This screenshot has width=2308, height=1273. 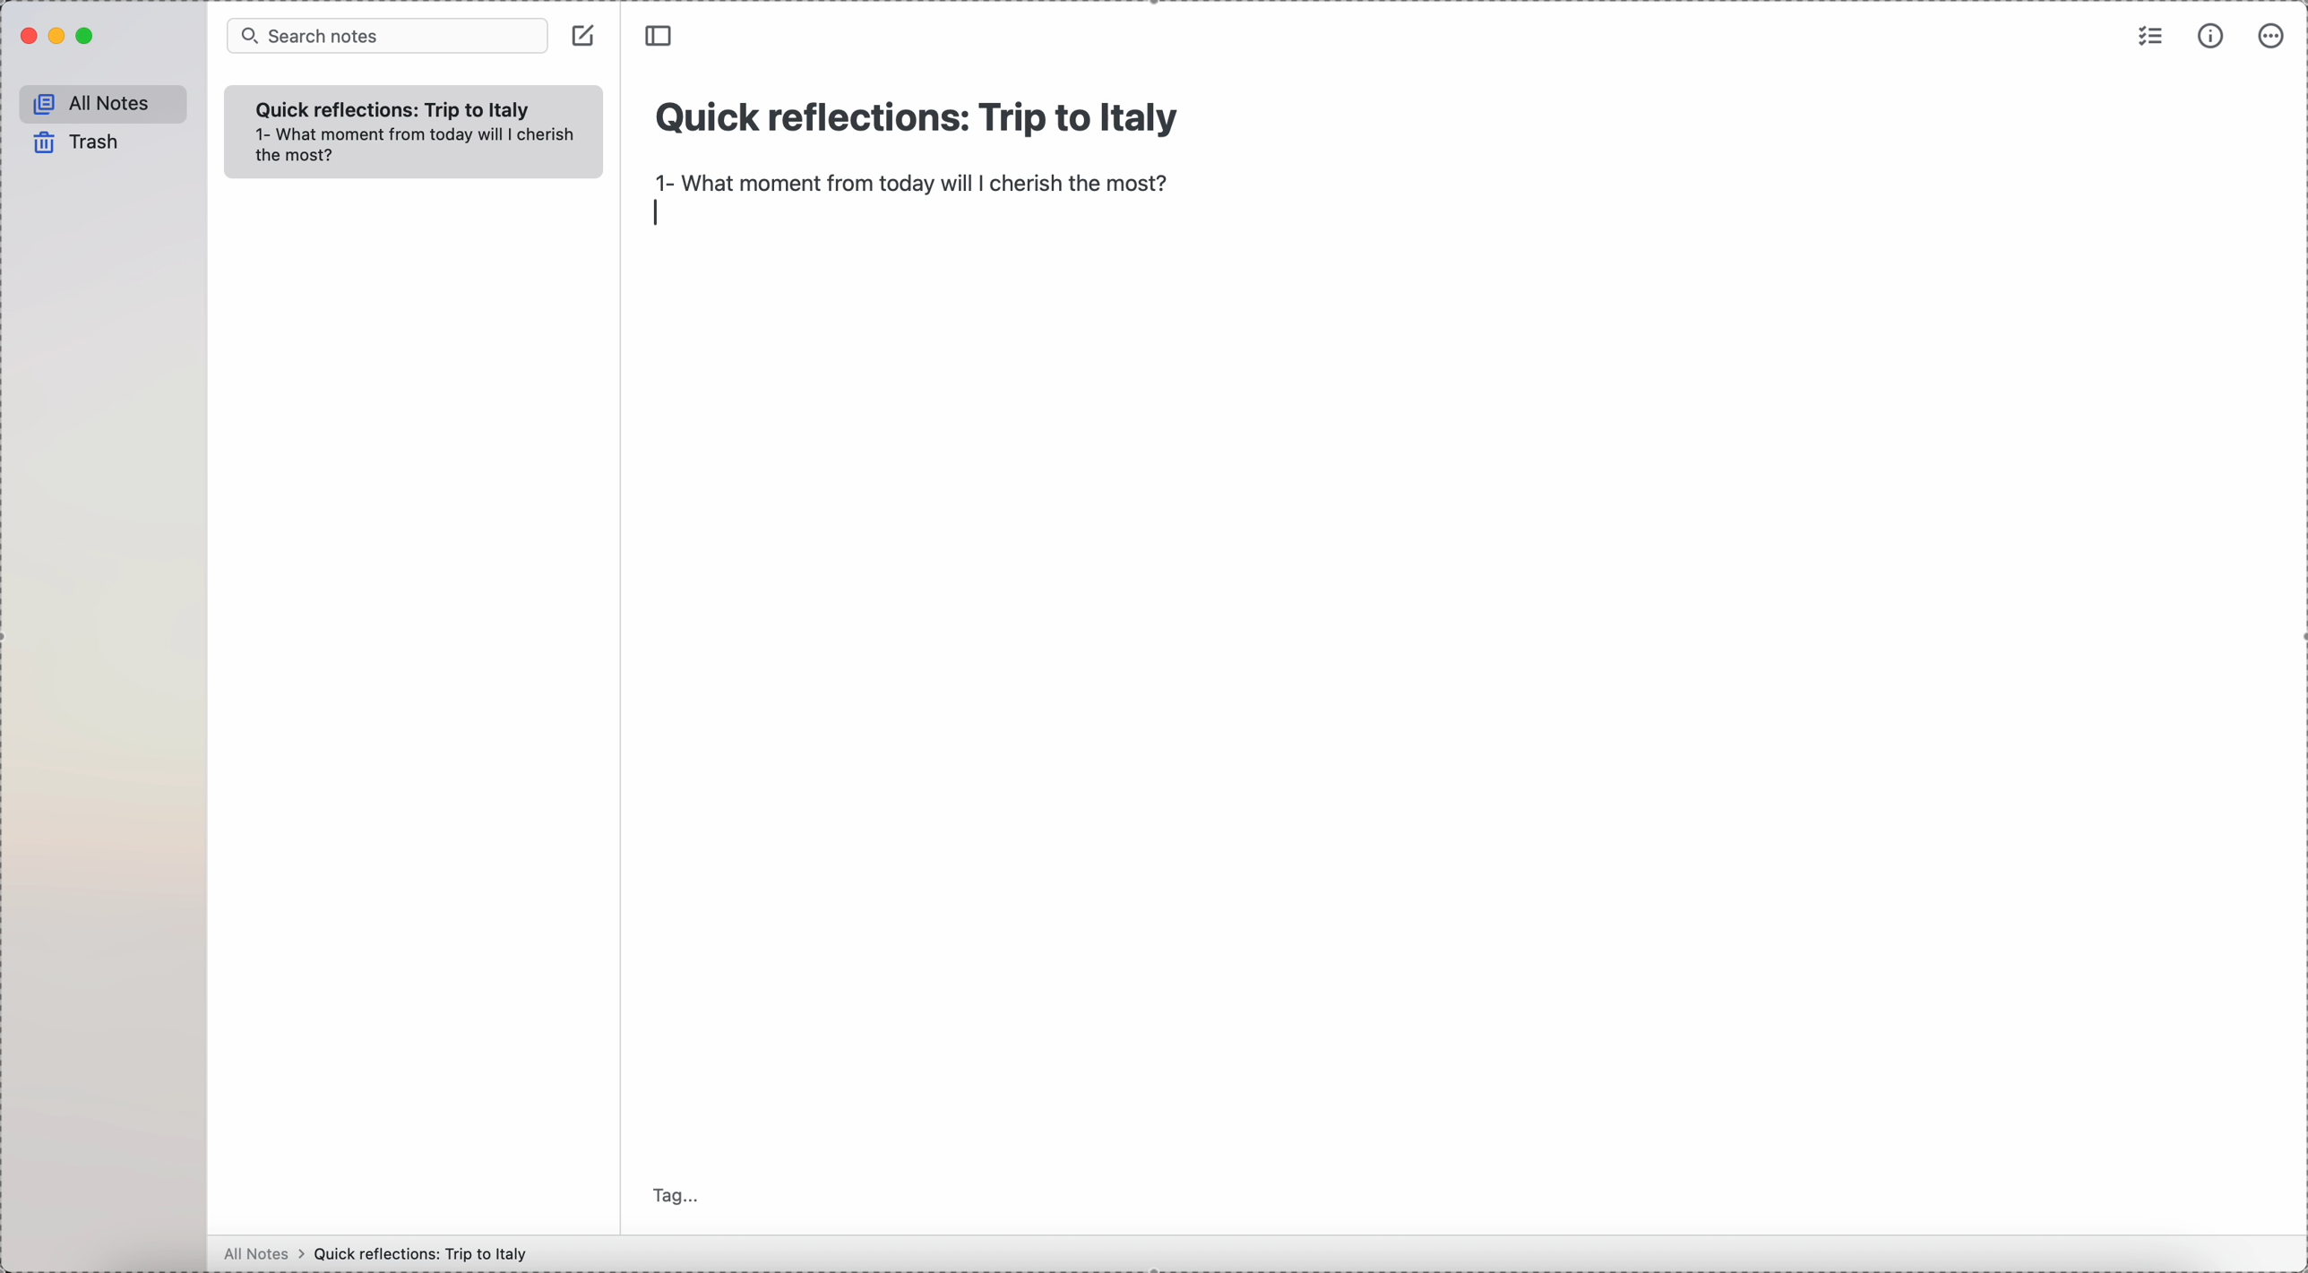 What do you see at coordinates (88, 36) in the screenshot?
I see `maximize` at bounding box center [88, 36].